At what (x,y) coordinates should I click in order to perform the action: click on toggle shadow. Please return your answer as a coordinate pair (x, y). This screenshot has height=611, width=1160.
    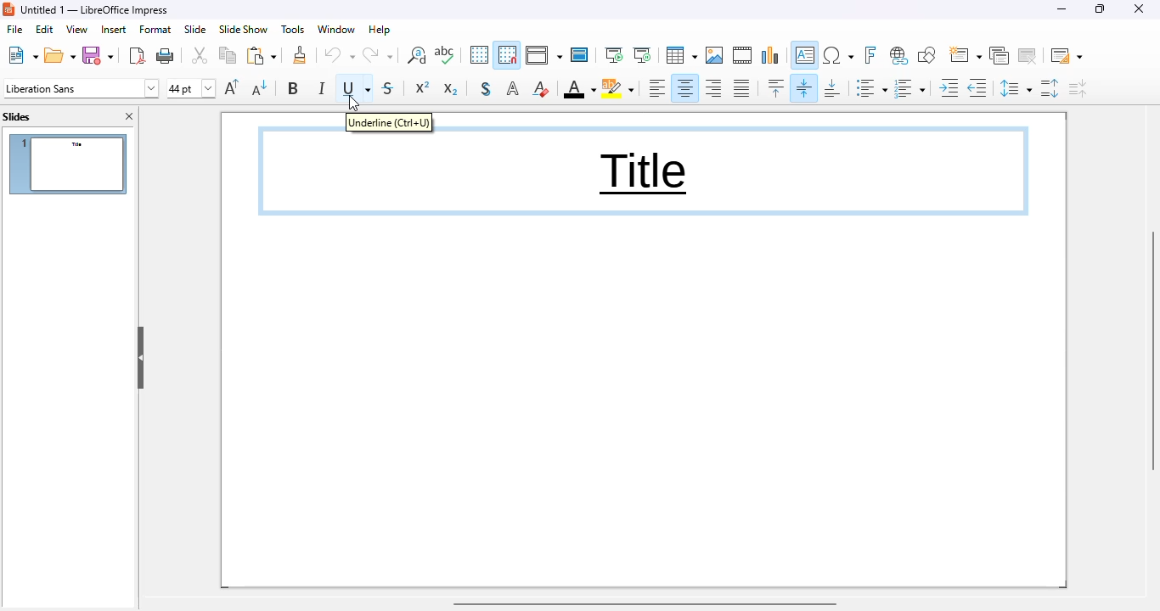
    Looking at the image, I should click on (486, 89).